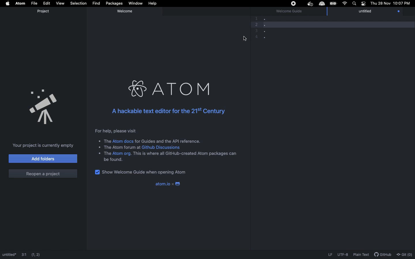  What do you see at coordinates (255, 27) in the screenshot?
I see `line numbers` at bounding box center [255, 27].